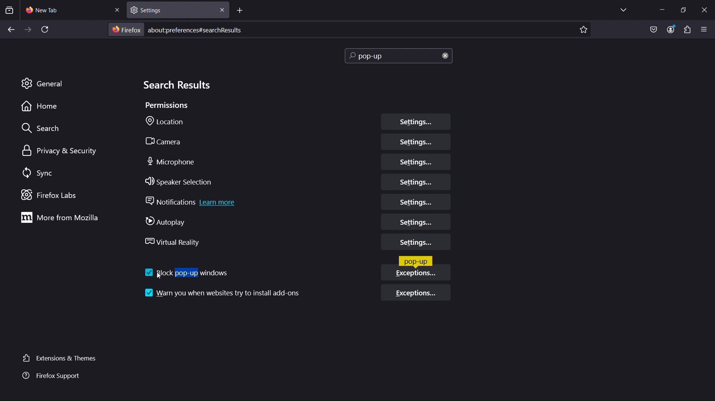 The height and width of the screenshot is (401, 715). What do you see at coordinates (54, 376) in the screenshot?
I see `Firefox Support` at bounding box center [54, 376].